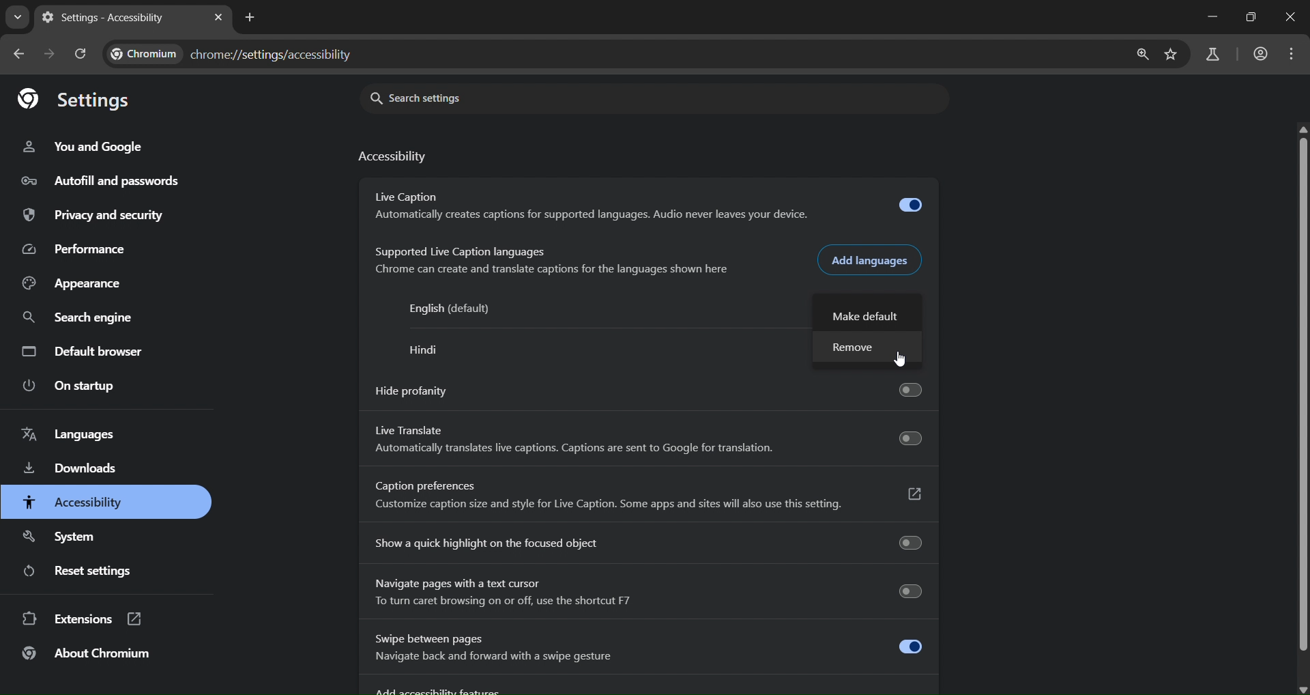 This screenshot has width=1310, height=695. Describe the element at coordinates (71, 467) in the screenshot. I see `downloads` at that location.